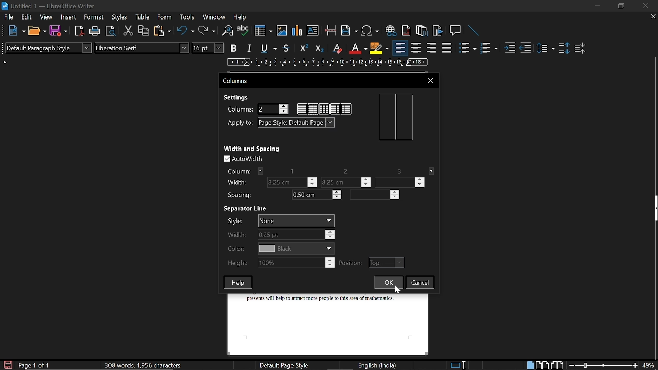 This screenshot has height=370, width=658. I want to click on Find and replace, so click(228, 32).